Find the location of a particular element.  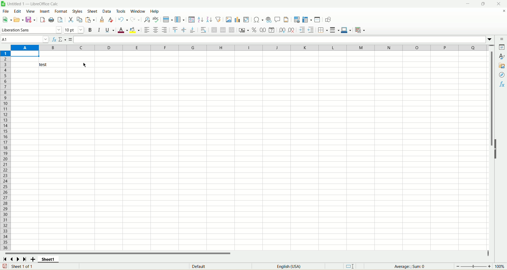

merge and center is located at coordinates (214, 30).